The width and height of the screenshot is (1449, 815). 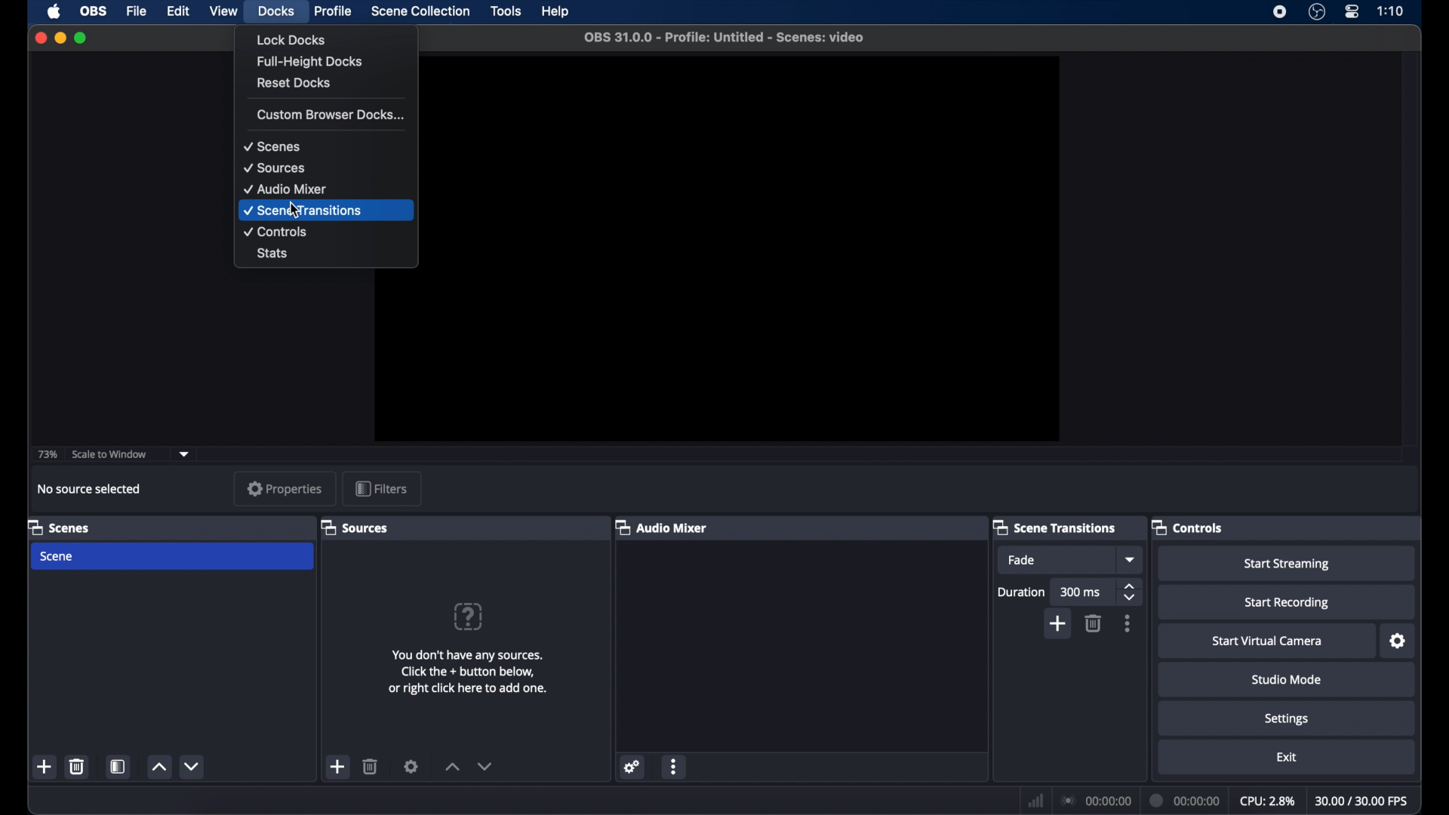 I want to click on netwrok, so click(x=1035, y=801).